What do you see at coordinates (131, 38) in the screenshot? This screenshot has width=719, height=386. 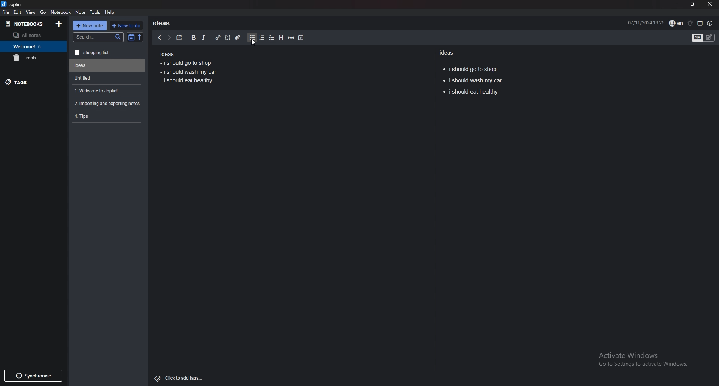 I see `toggle sort order` at bounding box center [131, 38].